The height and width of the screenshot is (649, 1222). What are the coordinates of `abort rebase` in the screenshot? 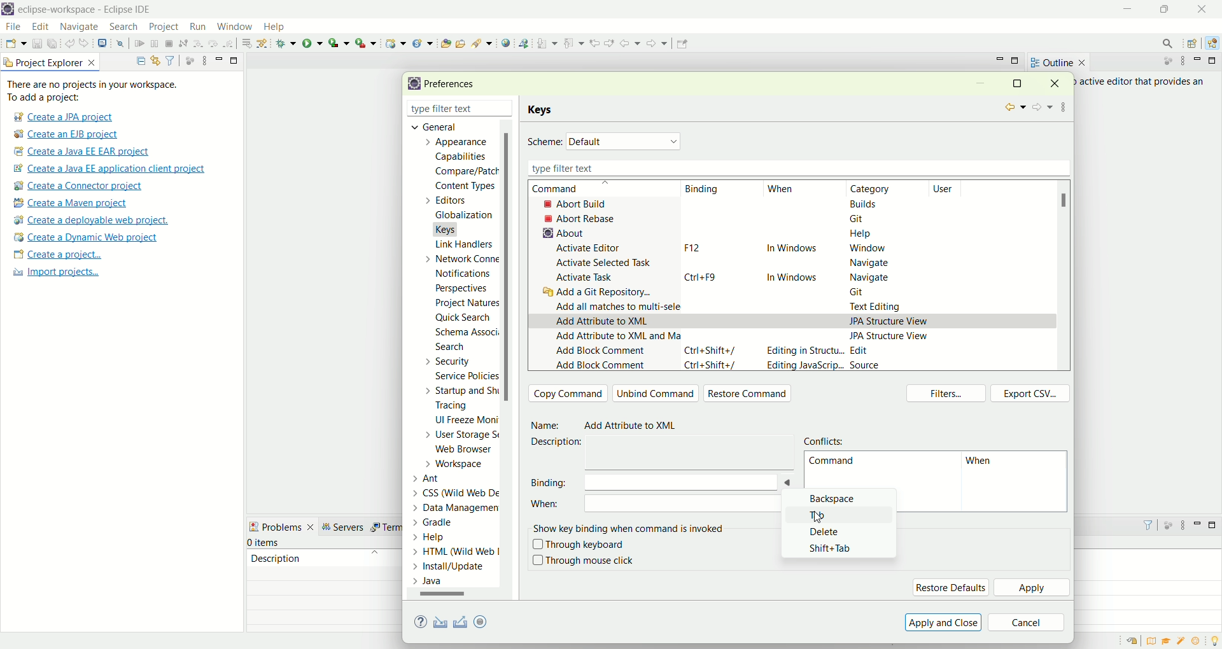 It's located at (583, 219).